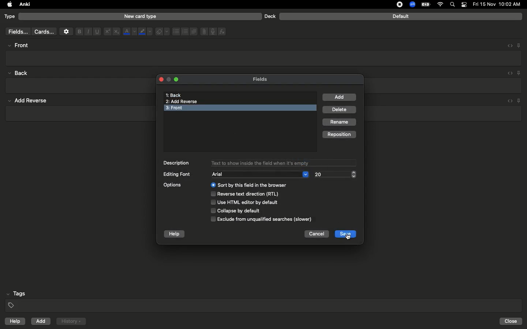  I want to click on page up, so click(354, 177).